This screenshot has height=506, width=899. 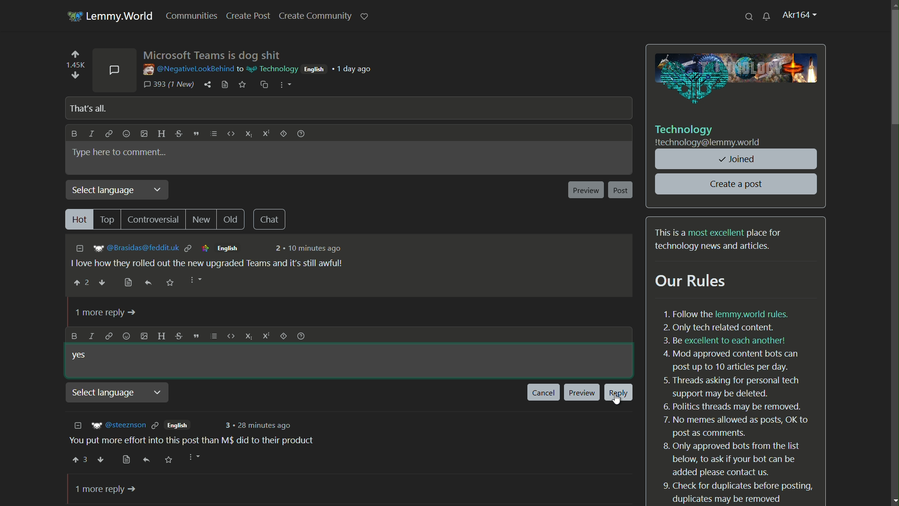 I want to click on strike through, so click(x=179, y=336).